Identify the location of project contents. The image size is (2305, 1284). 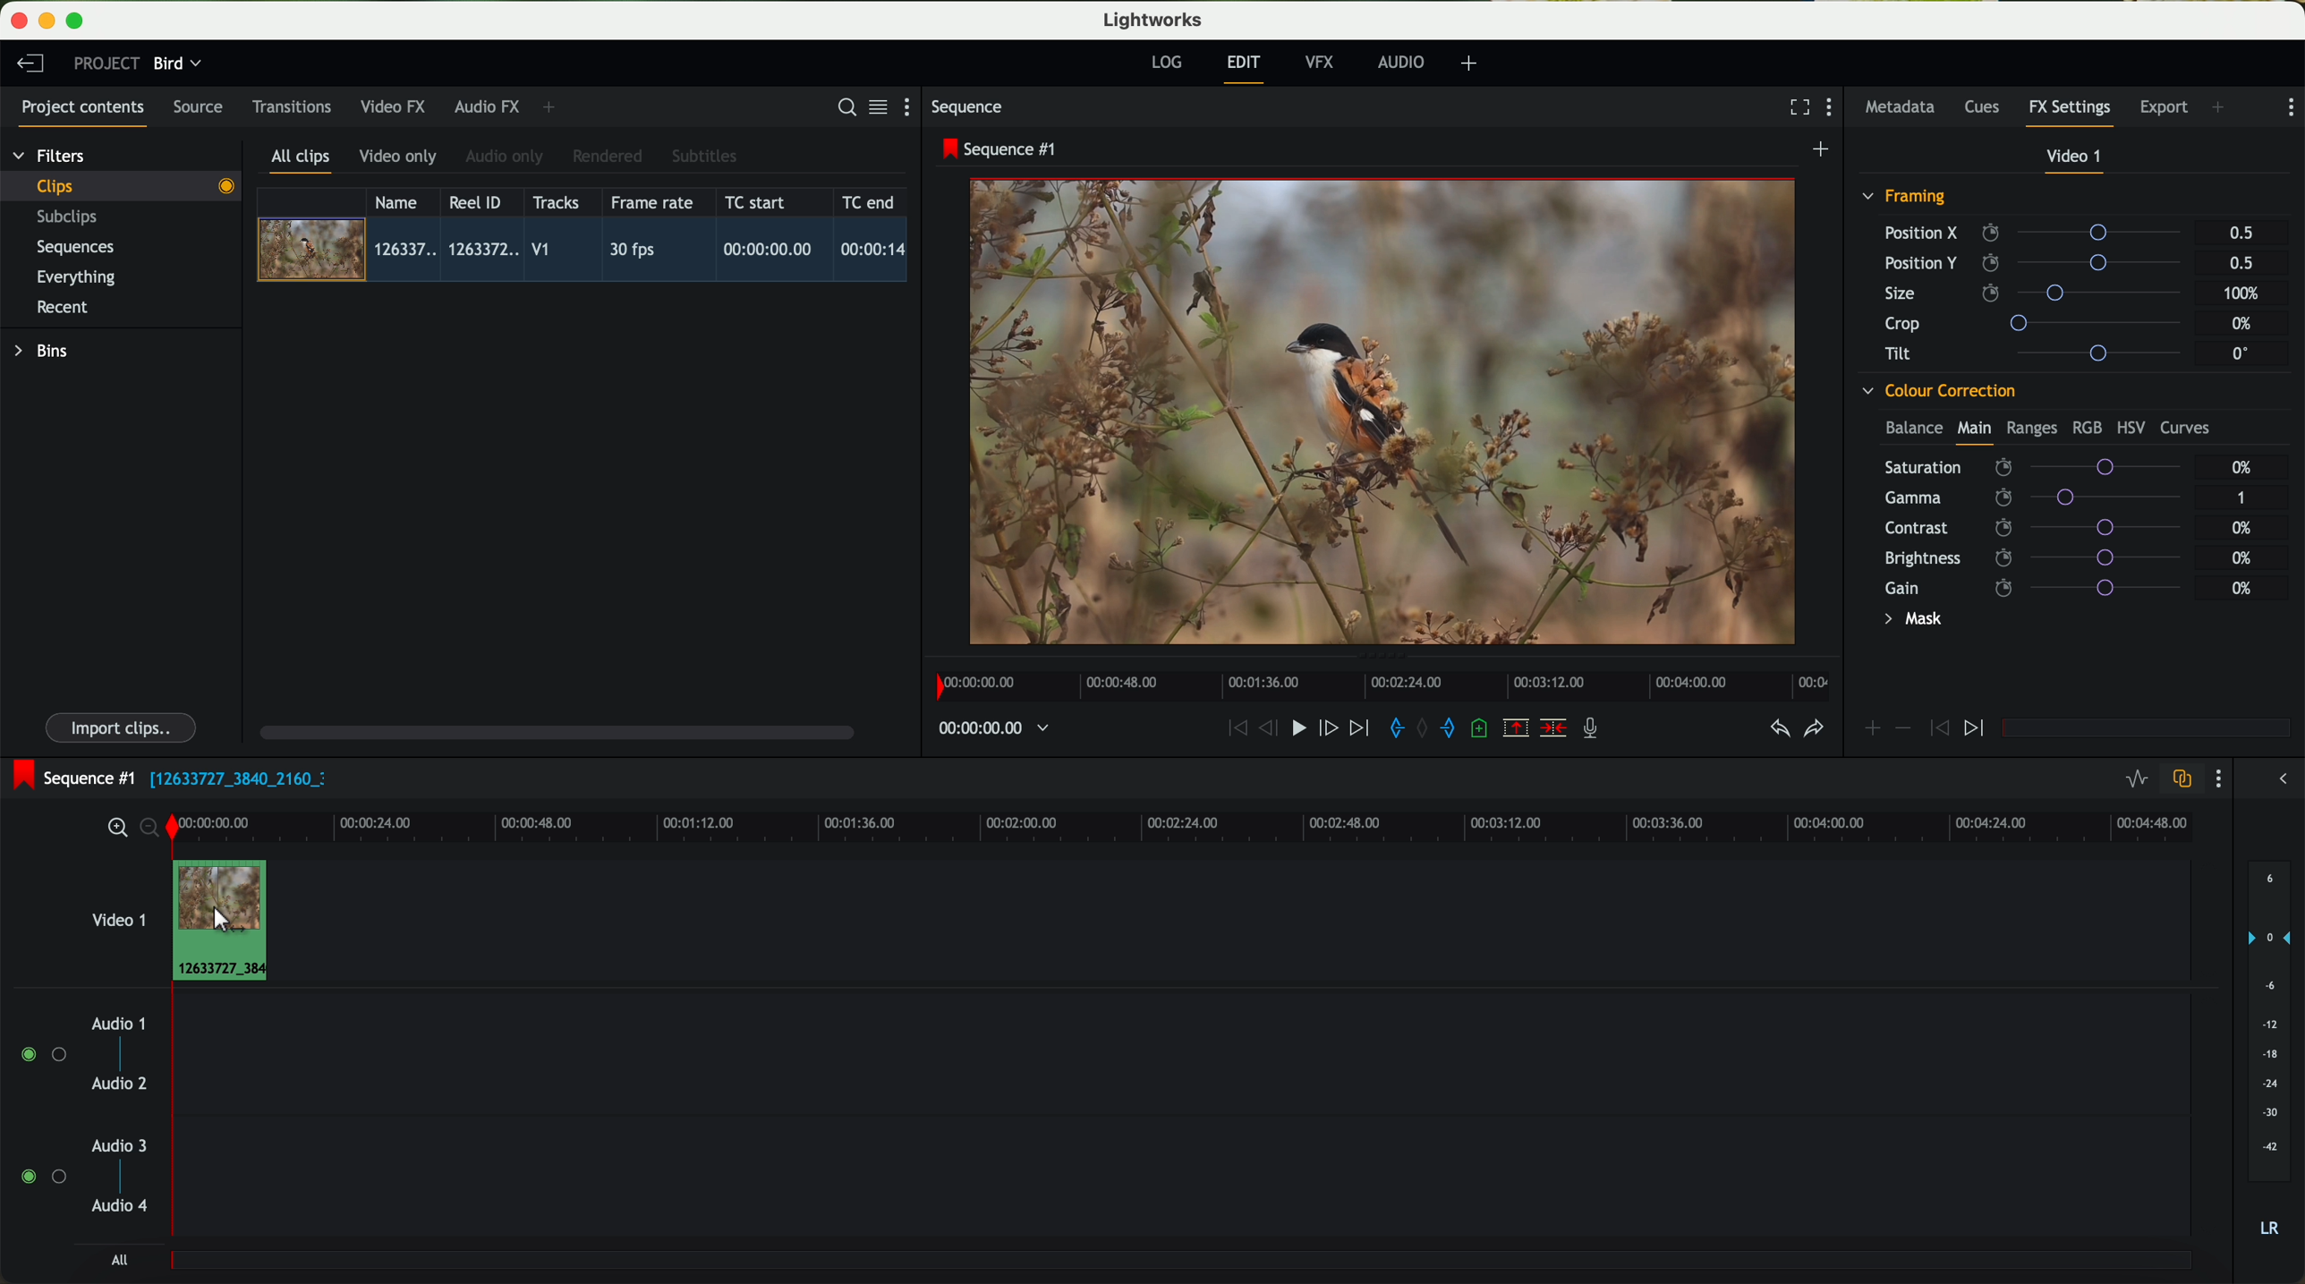
(83, 113).